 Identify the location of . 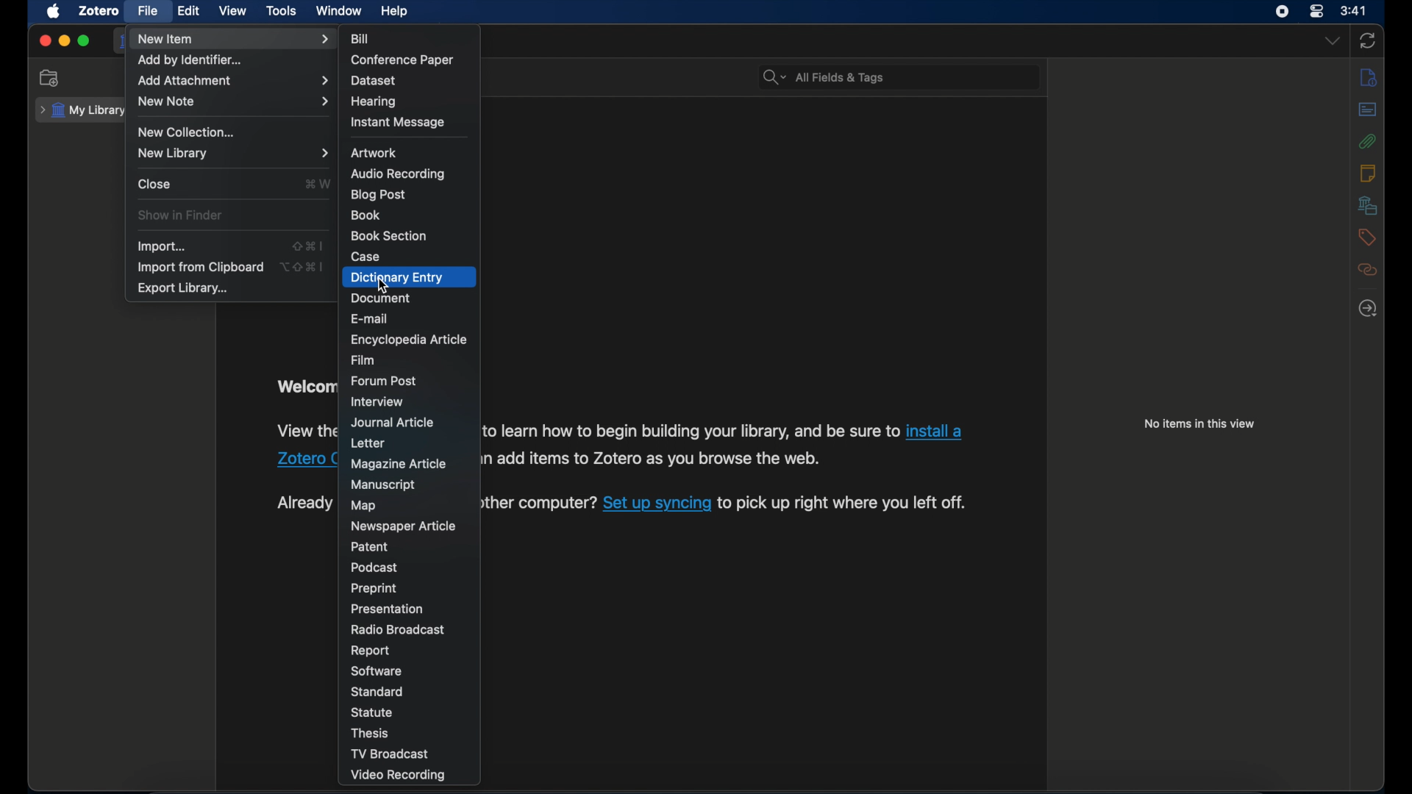
(302, 461).